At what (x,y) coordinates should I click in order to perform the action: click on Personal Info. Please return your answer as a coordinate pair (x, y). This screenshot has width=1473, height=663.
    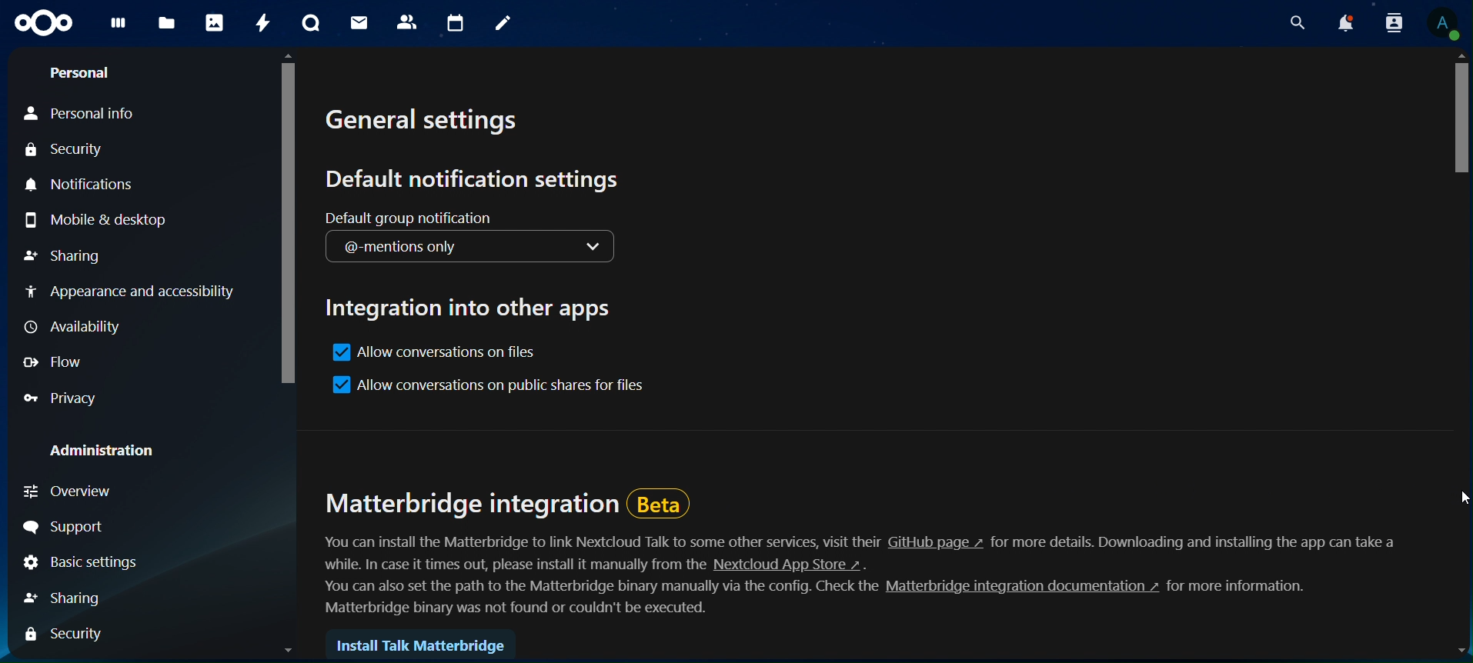
    Looking at the image, I should click on (76, 115).